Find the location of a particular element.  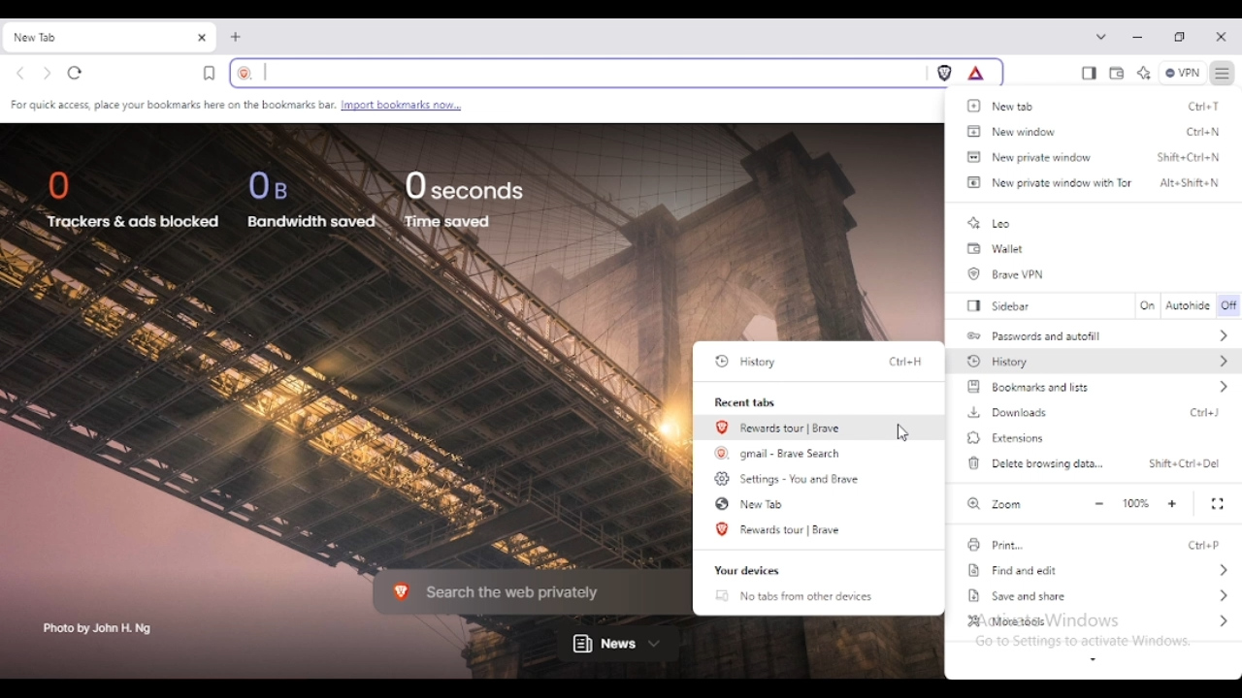

more tools is located at coordinates (1097, 620).